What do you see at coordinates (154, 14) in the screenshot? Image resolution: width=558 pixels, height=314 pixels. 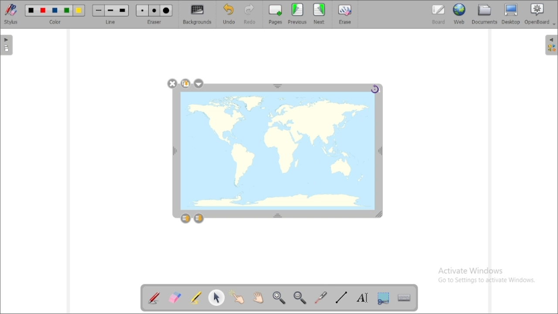 I see `eraser` at bounding box center [154, 14].